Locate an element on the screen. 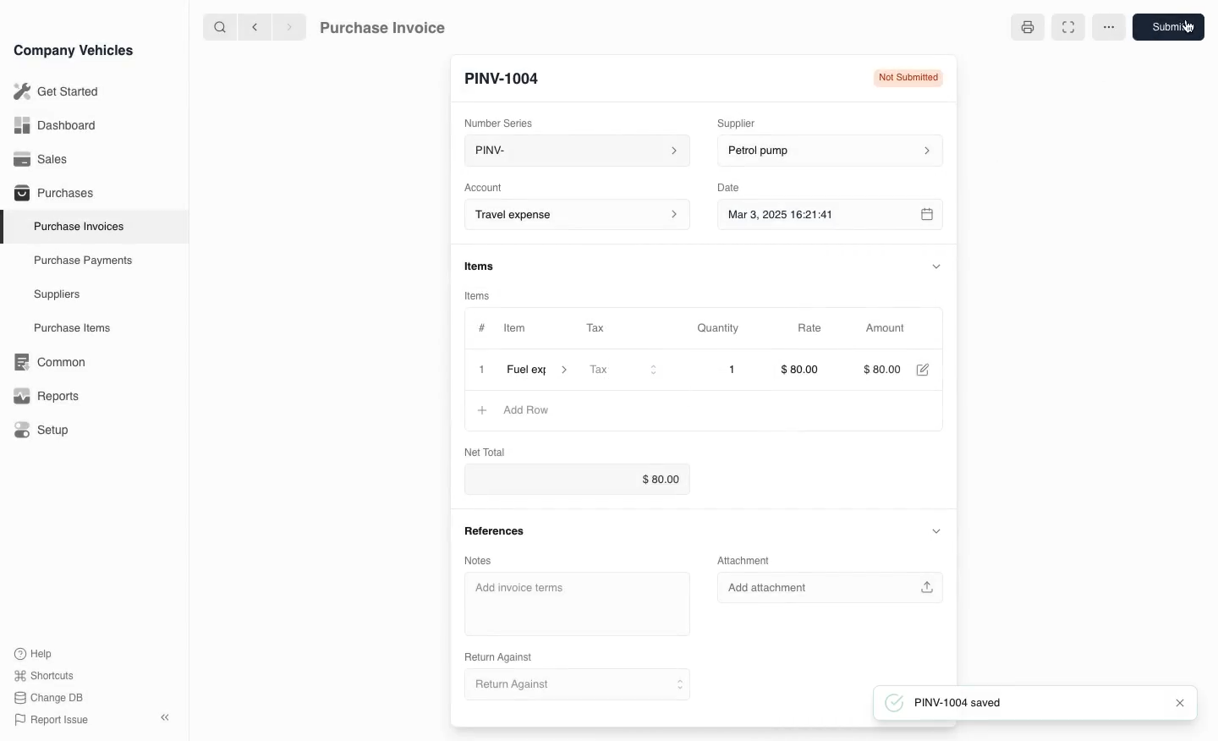 The image size is (1218, 741). Common is located at coordinates (46, 362).